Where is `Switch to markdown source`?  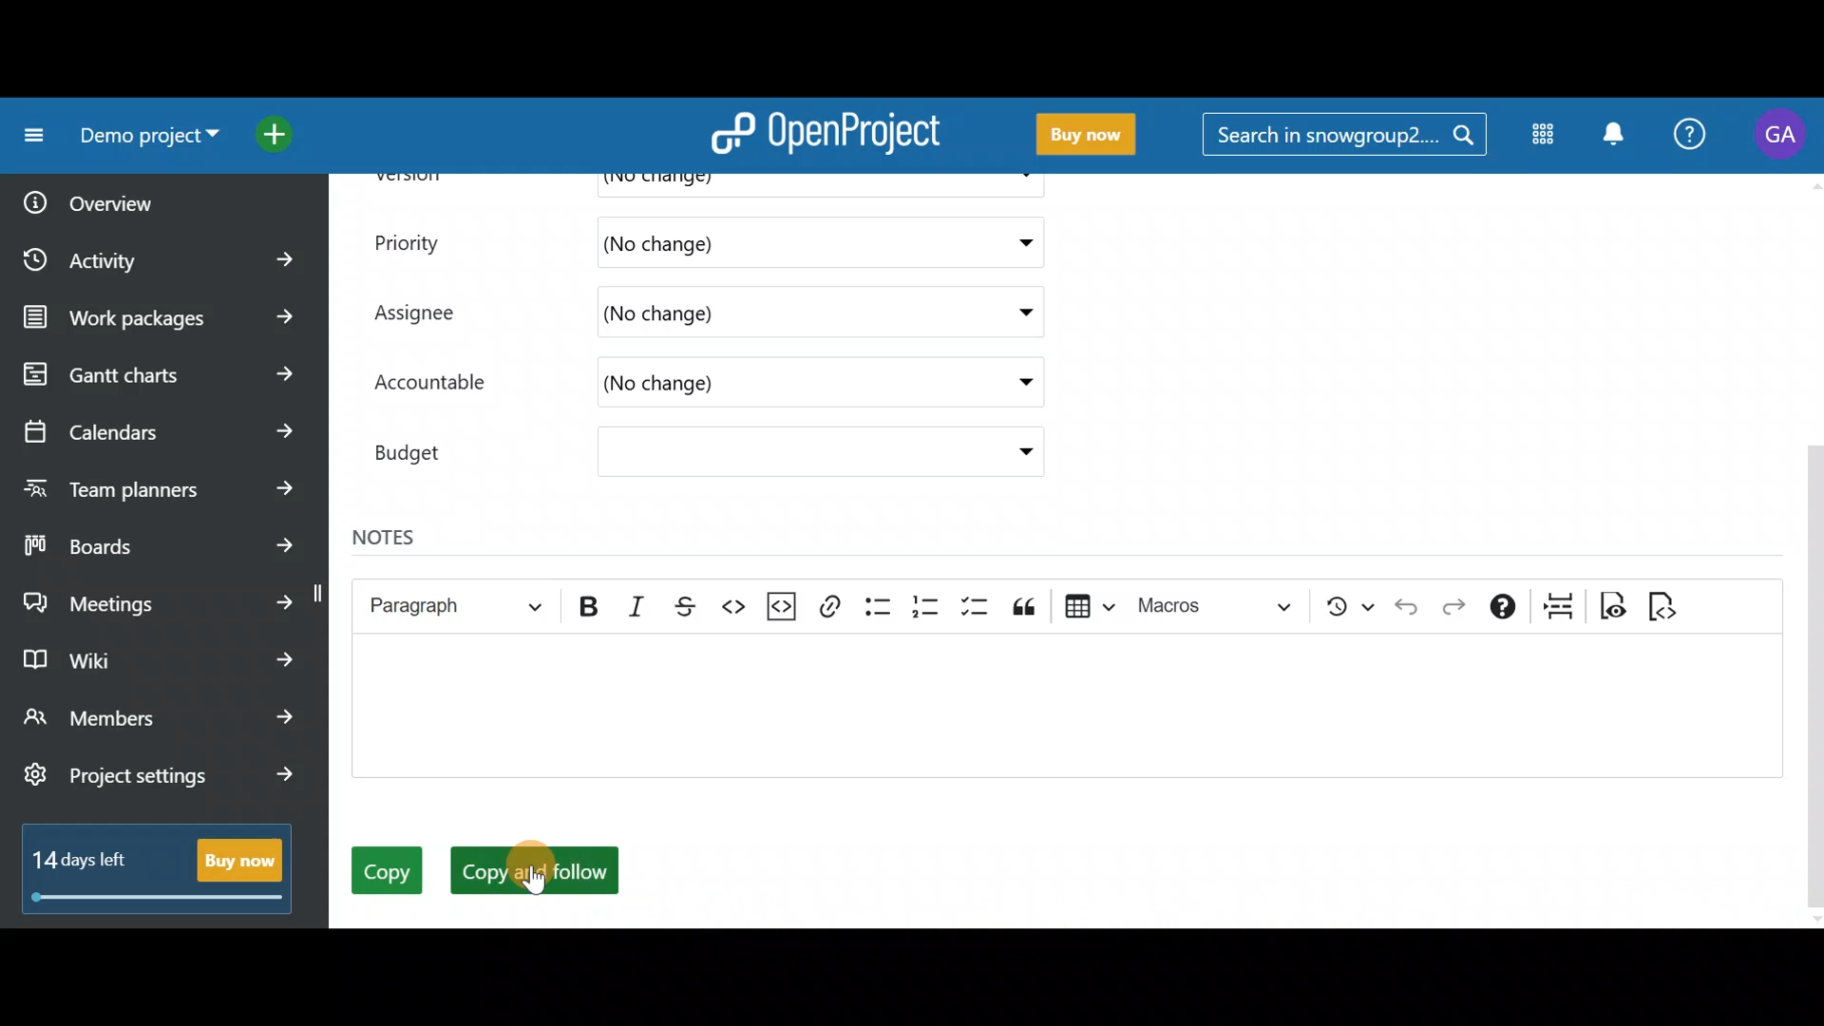 Switch to markdown source is located at coordinates (1674, 608).